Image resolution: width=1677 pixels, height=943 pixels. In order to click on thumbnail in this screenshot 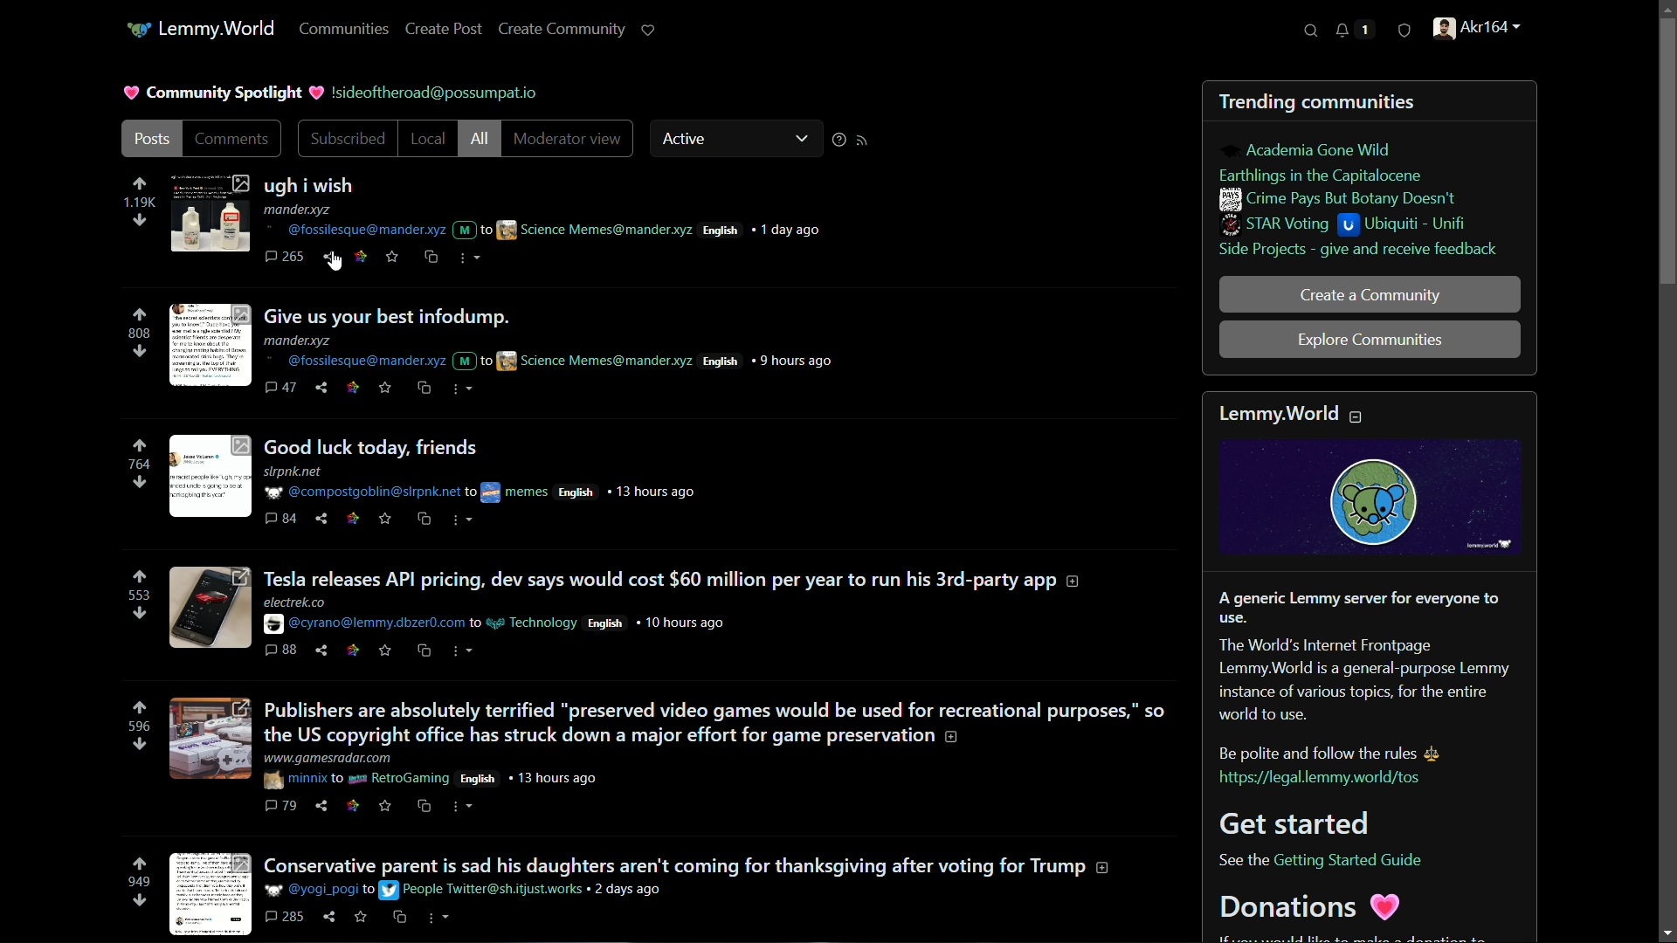, I will do `click(210, 608)`.